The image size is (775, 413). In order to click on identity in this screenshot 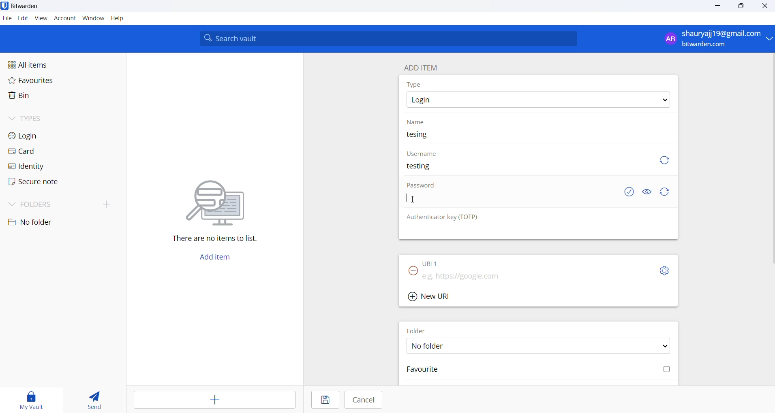, I will do `click(45, 166)`.